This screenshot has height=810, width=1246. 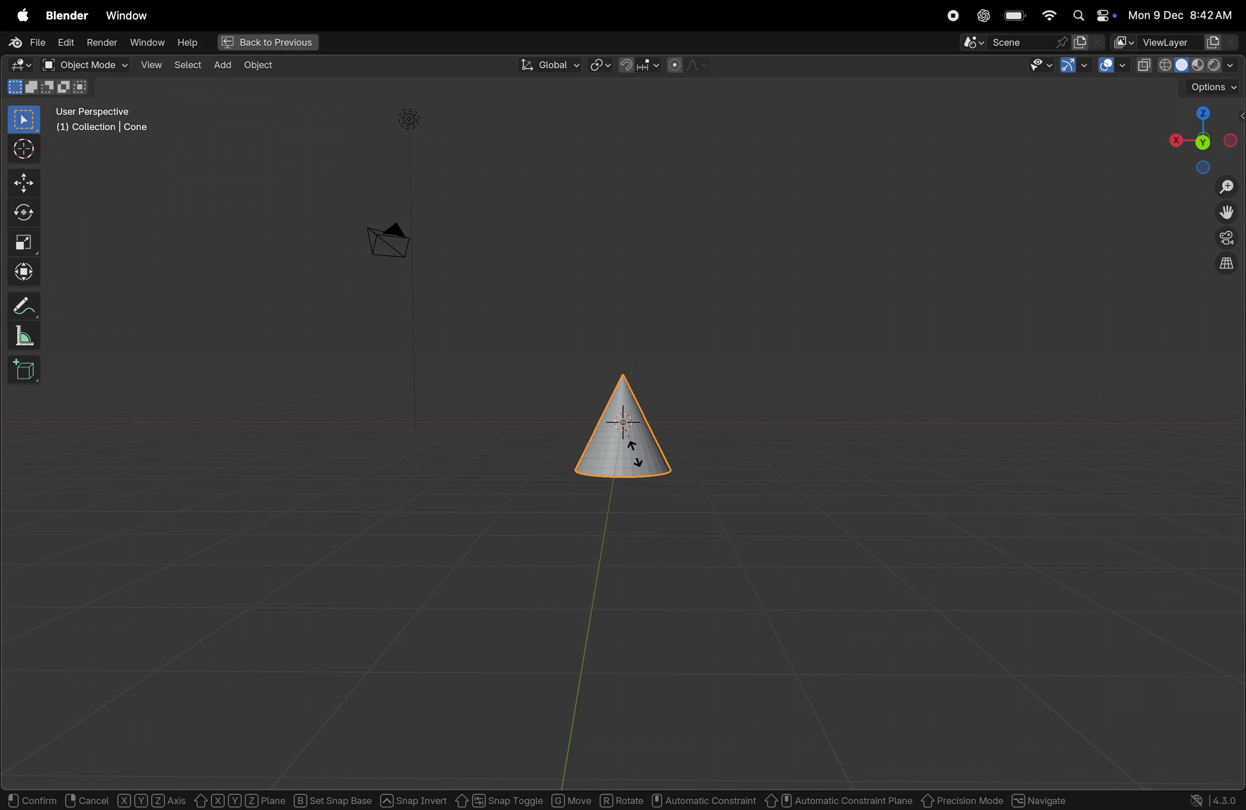 I want to click on snap toggle, so click(x=499, y=798).